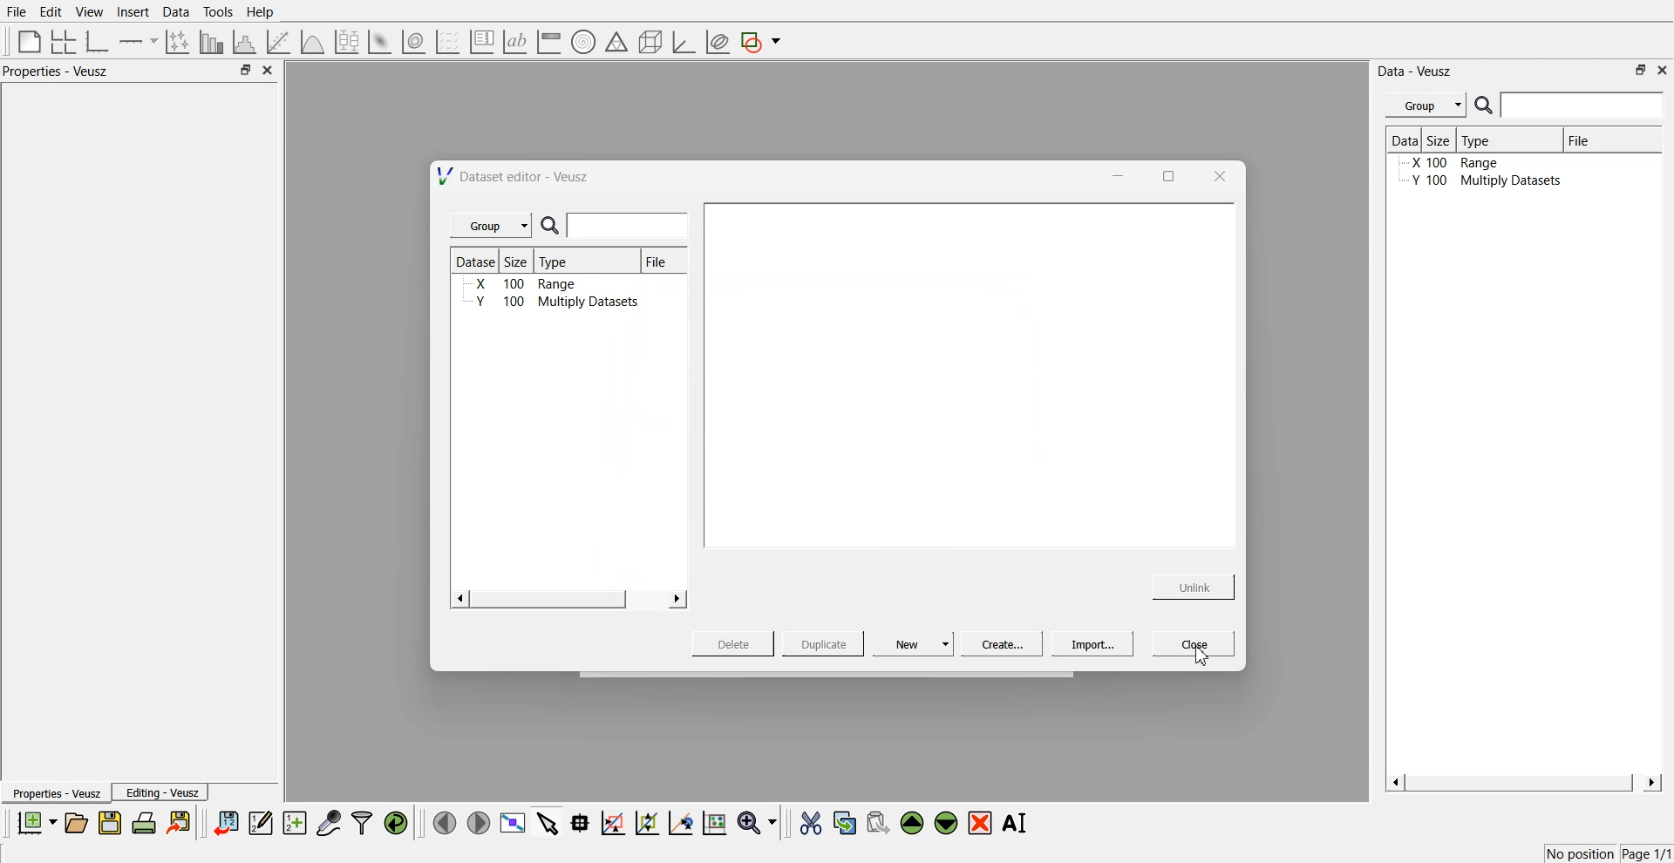 The height and width of the screenshot is (863, 1674). What do you see at coordinates (1218, 175) in the screenshot?
I see `close` at bounding box center [1218, 175].